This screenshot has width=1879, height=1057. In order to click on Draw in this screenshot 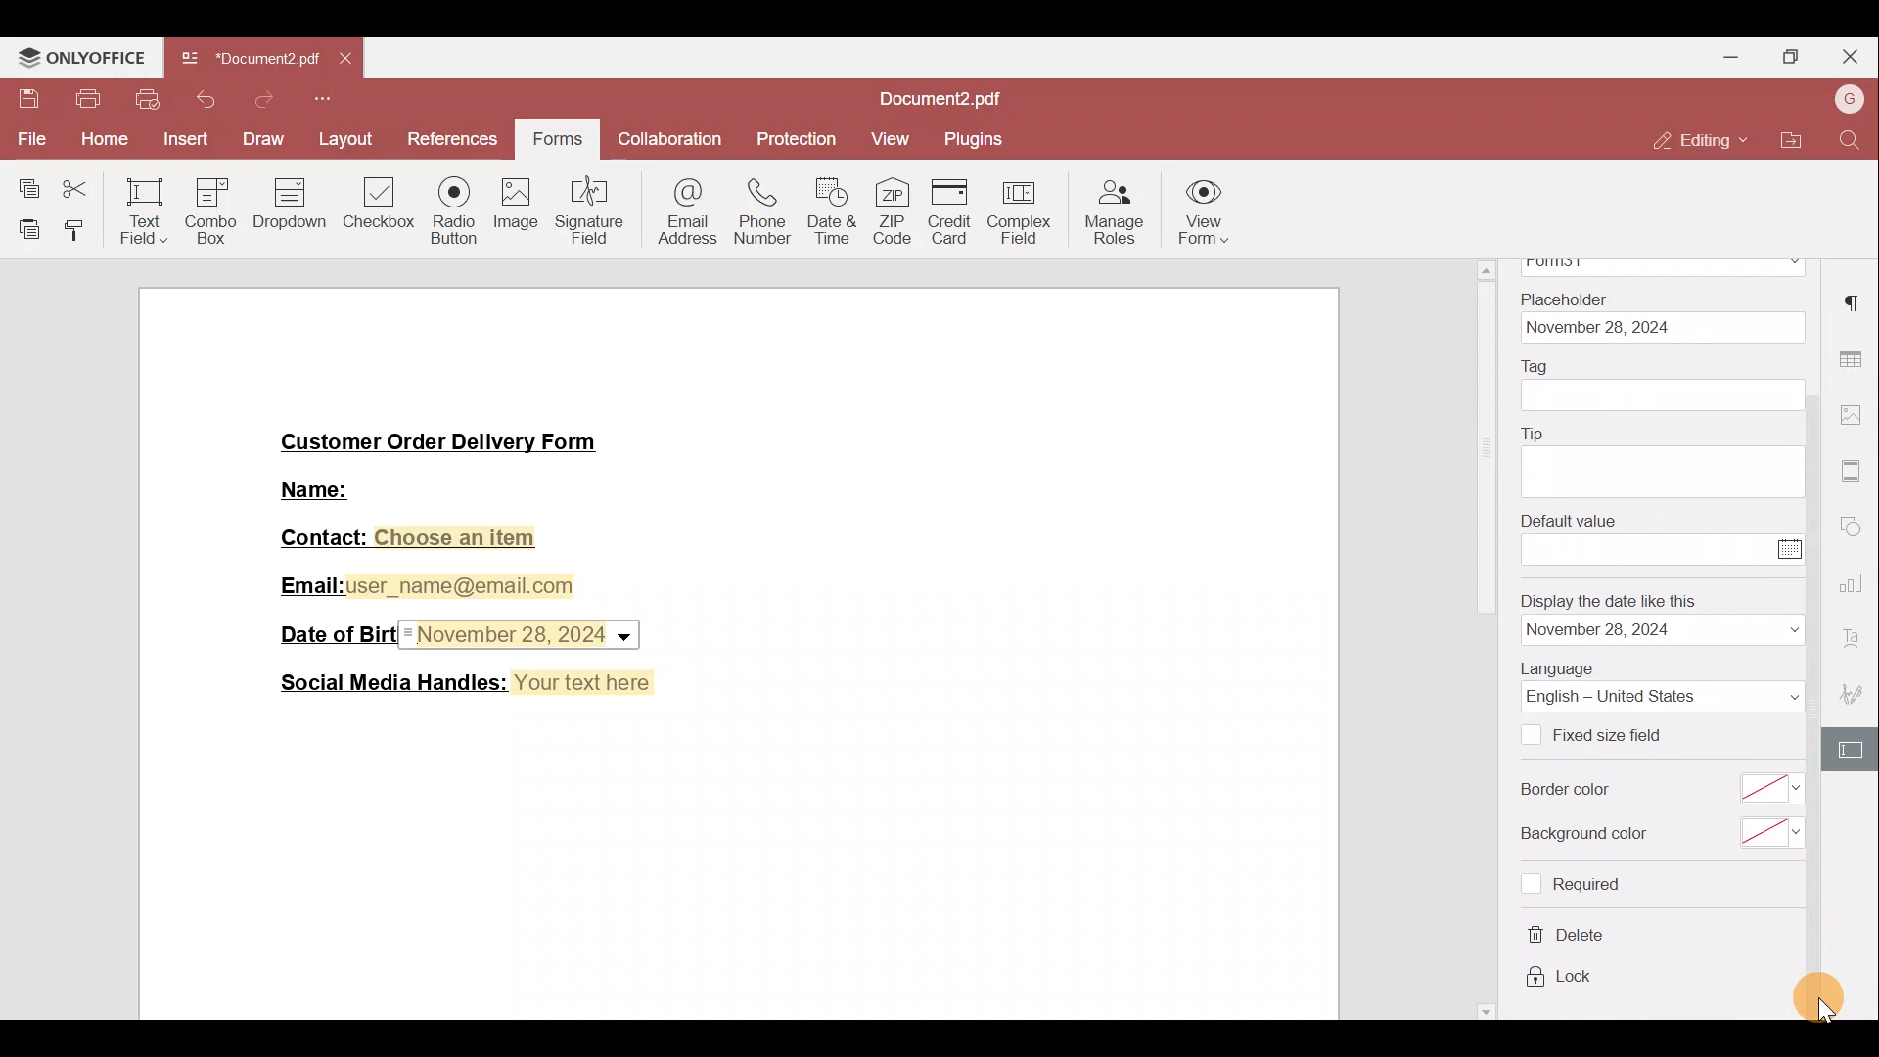, I will do `click(261, 138)`.